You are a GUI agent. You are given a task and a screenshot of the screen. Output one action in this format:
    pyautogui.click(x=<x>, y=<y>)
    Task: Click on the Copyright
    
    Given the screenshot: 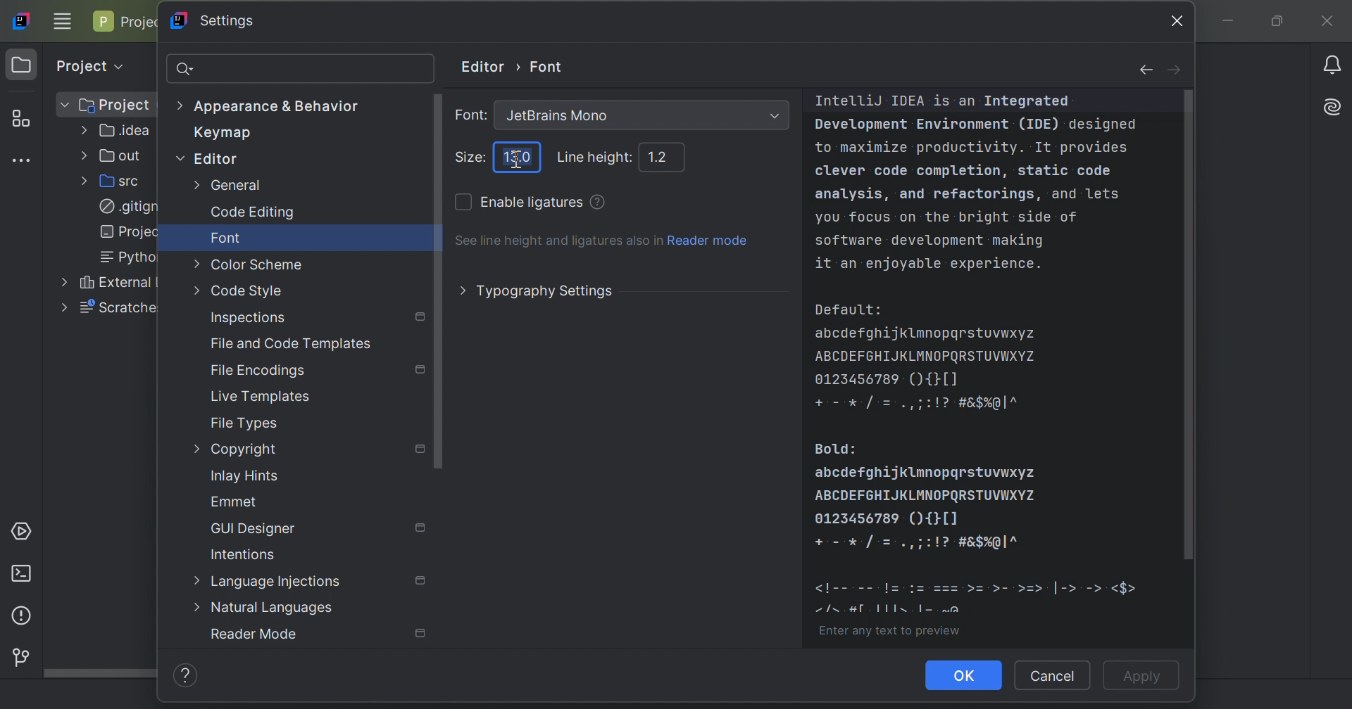 What is the action you would take?
    pyautogui.click(x=237, y=450)
    